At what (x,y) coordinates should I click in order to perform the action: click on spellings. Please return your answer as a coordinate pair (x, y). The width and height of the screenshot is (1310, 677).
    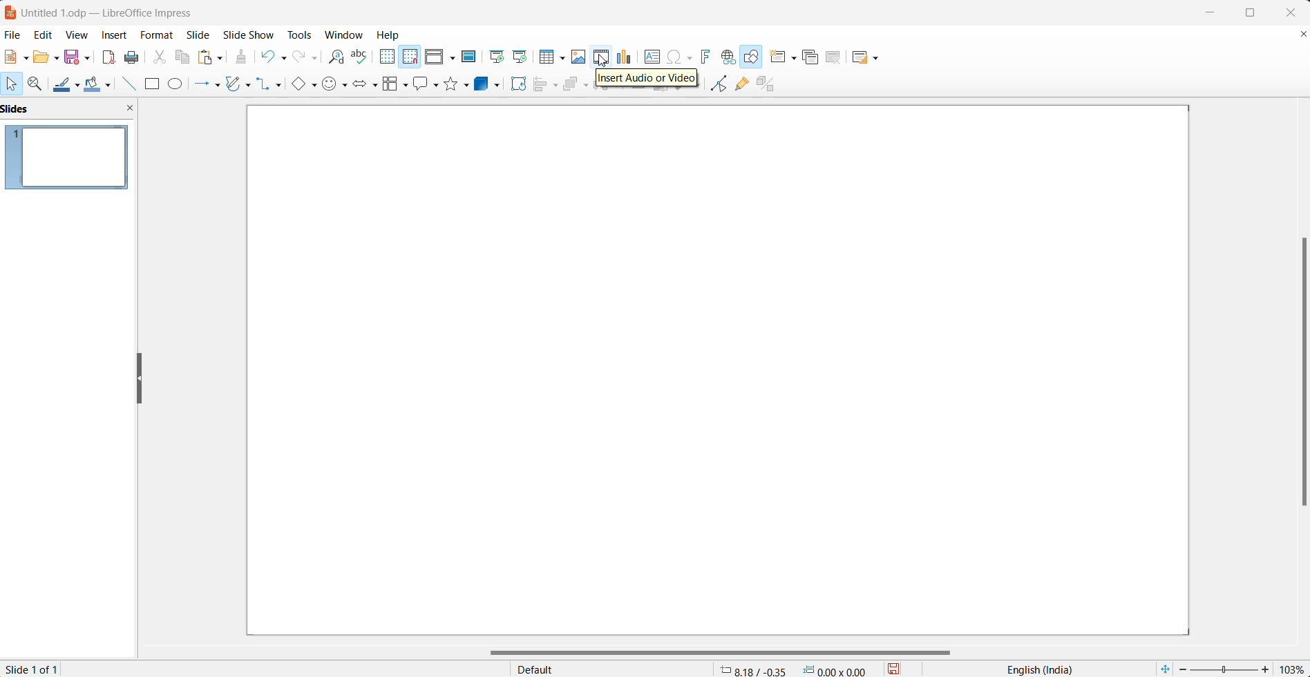
    Looking at the image, I should click on (360, 55).